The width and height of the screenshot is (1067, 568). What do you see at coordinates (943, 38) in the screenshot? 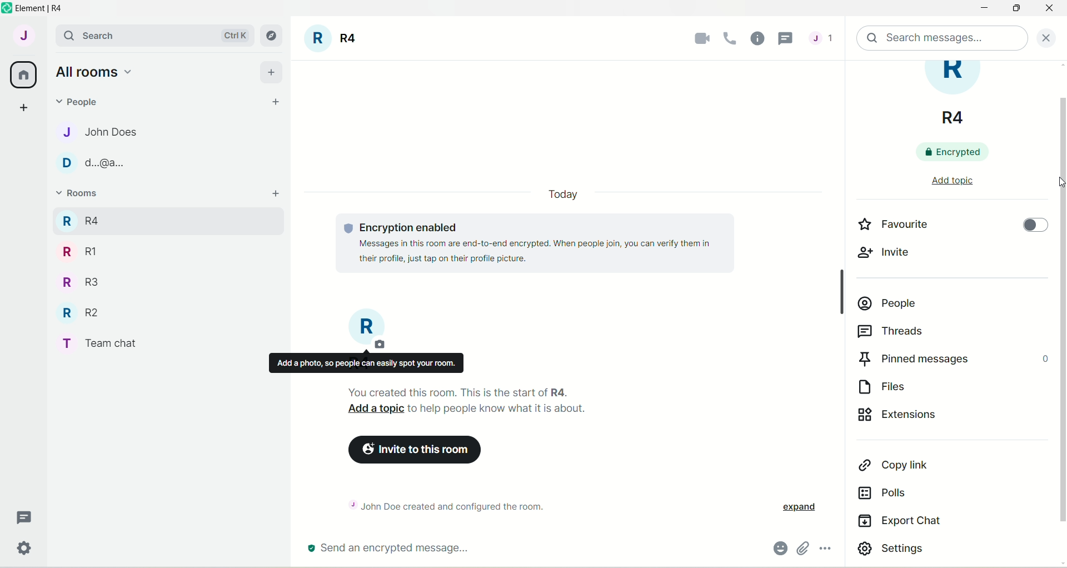
I see `search message` at bounding box center [943, 38].